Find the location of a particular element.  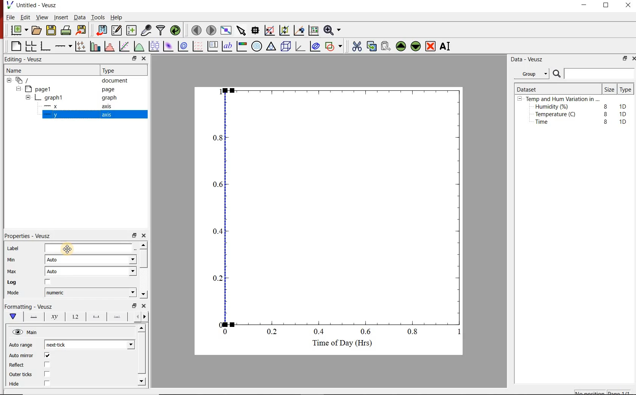

Temperature (C) is located at coordinates (557, 115).